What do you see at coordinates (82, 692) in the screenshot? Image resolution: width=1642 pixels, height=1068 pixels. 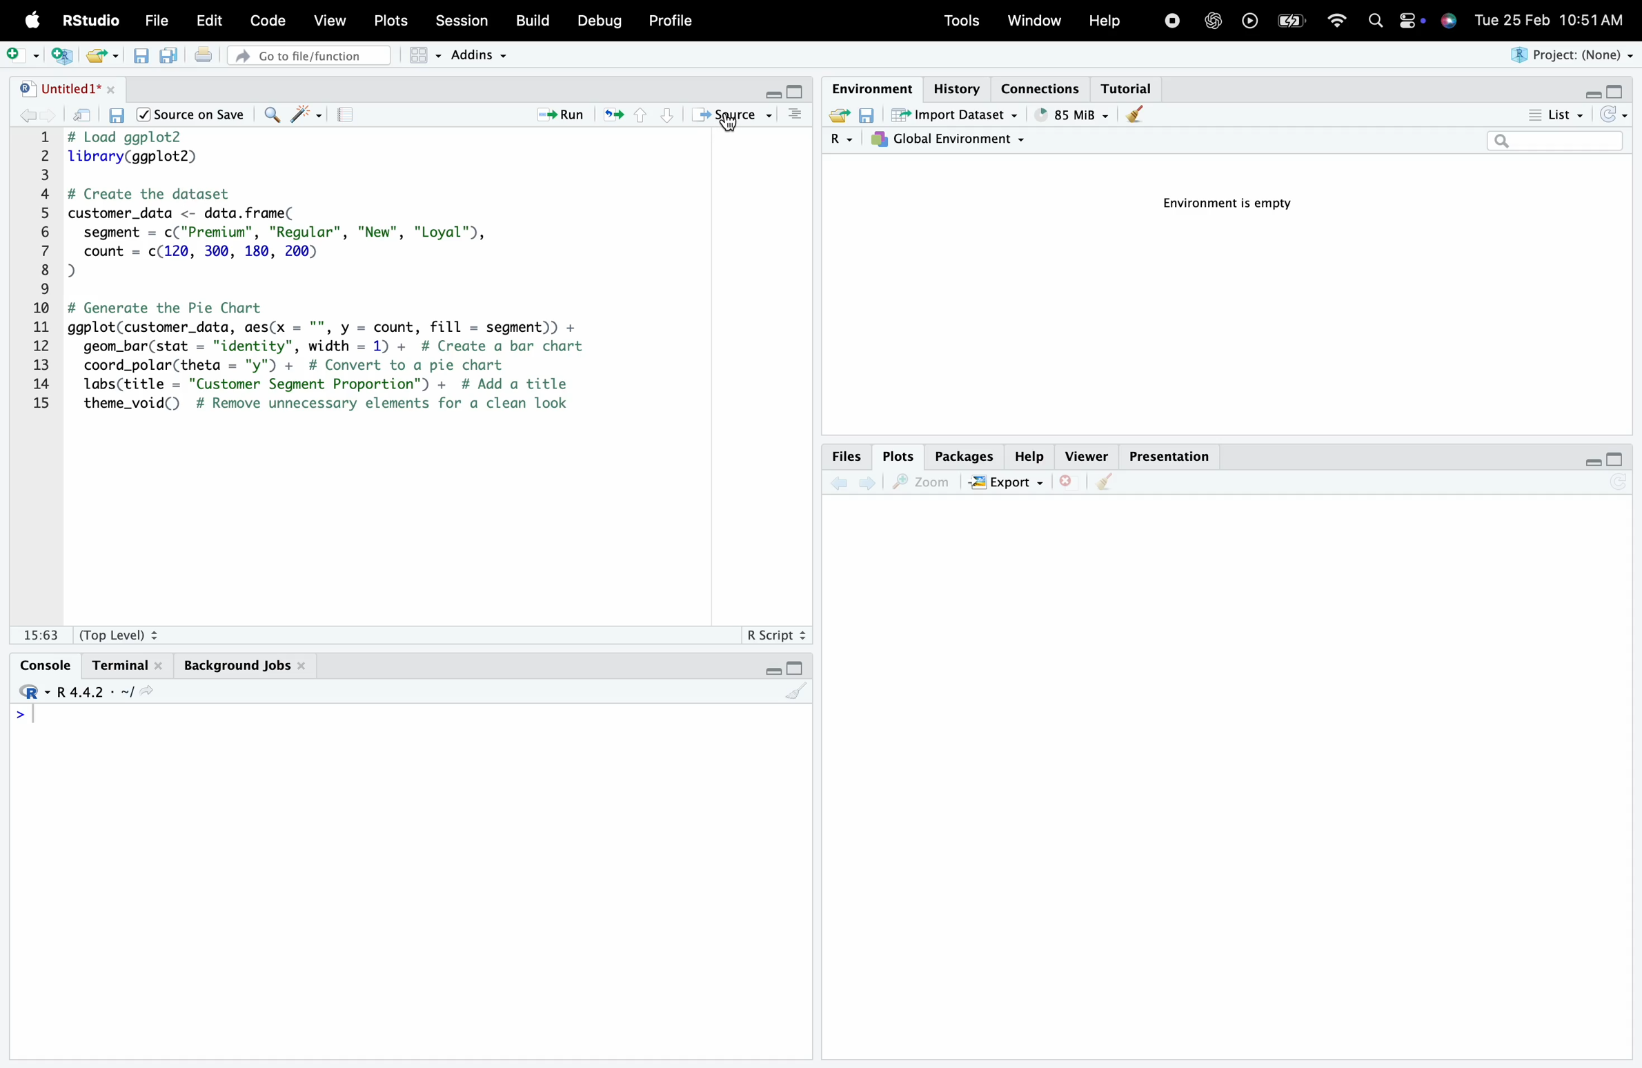 I see `R.4.4.2 ` at bounding box center [82, 692].